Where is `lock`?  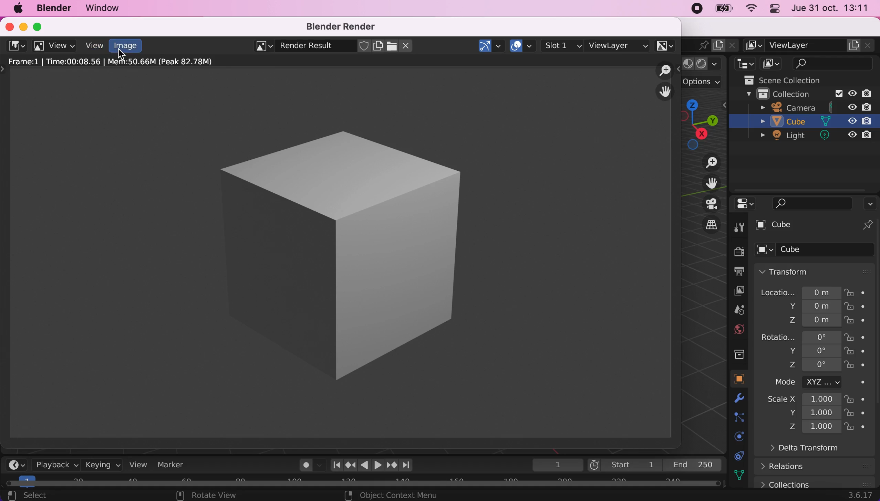 lock is located at coordinates (857, 429).